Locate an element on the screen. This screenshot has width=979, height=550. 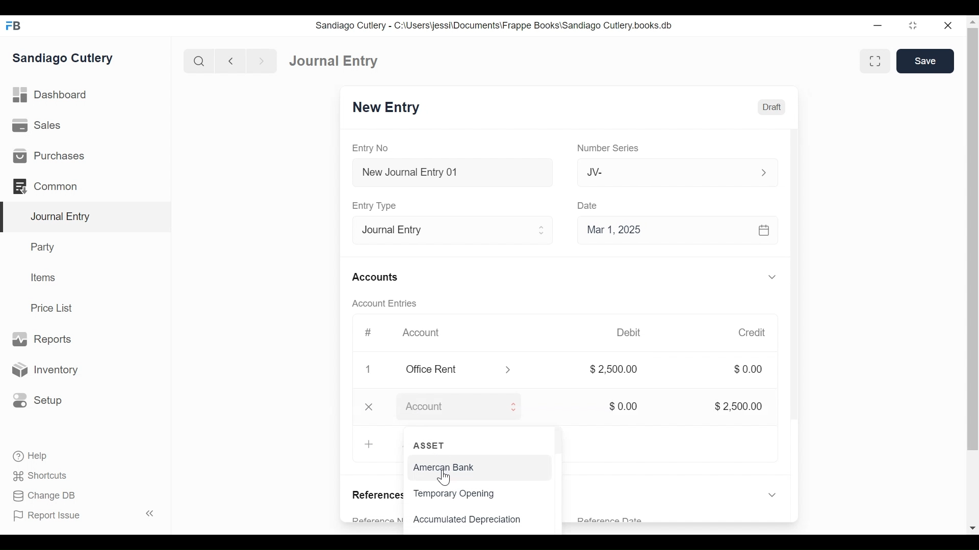
$2500.00 is located at coordinates (619, 369).